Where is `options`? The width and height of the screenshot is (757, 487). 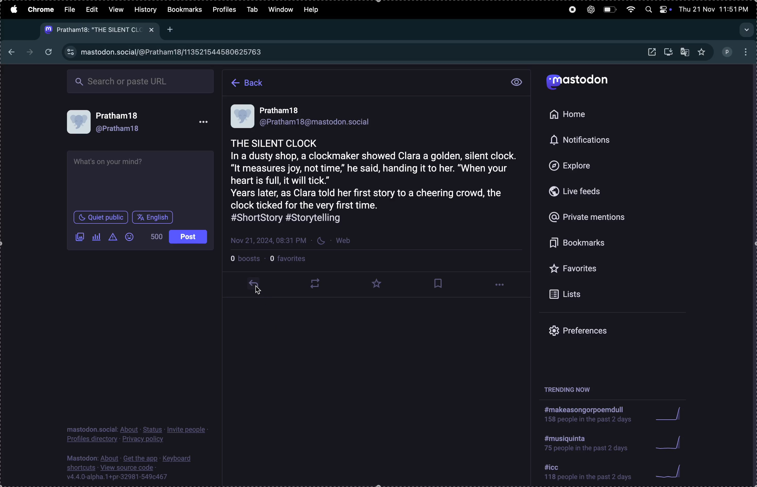
options is located at coordinates (502, 286).